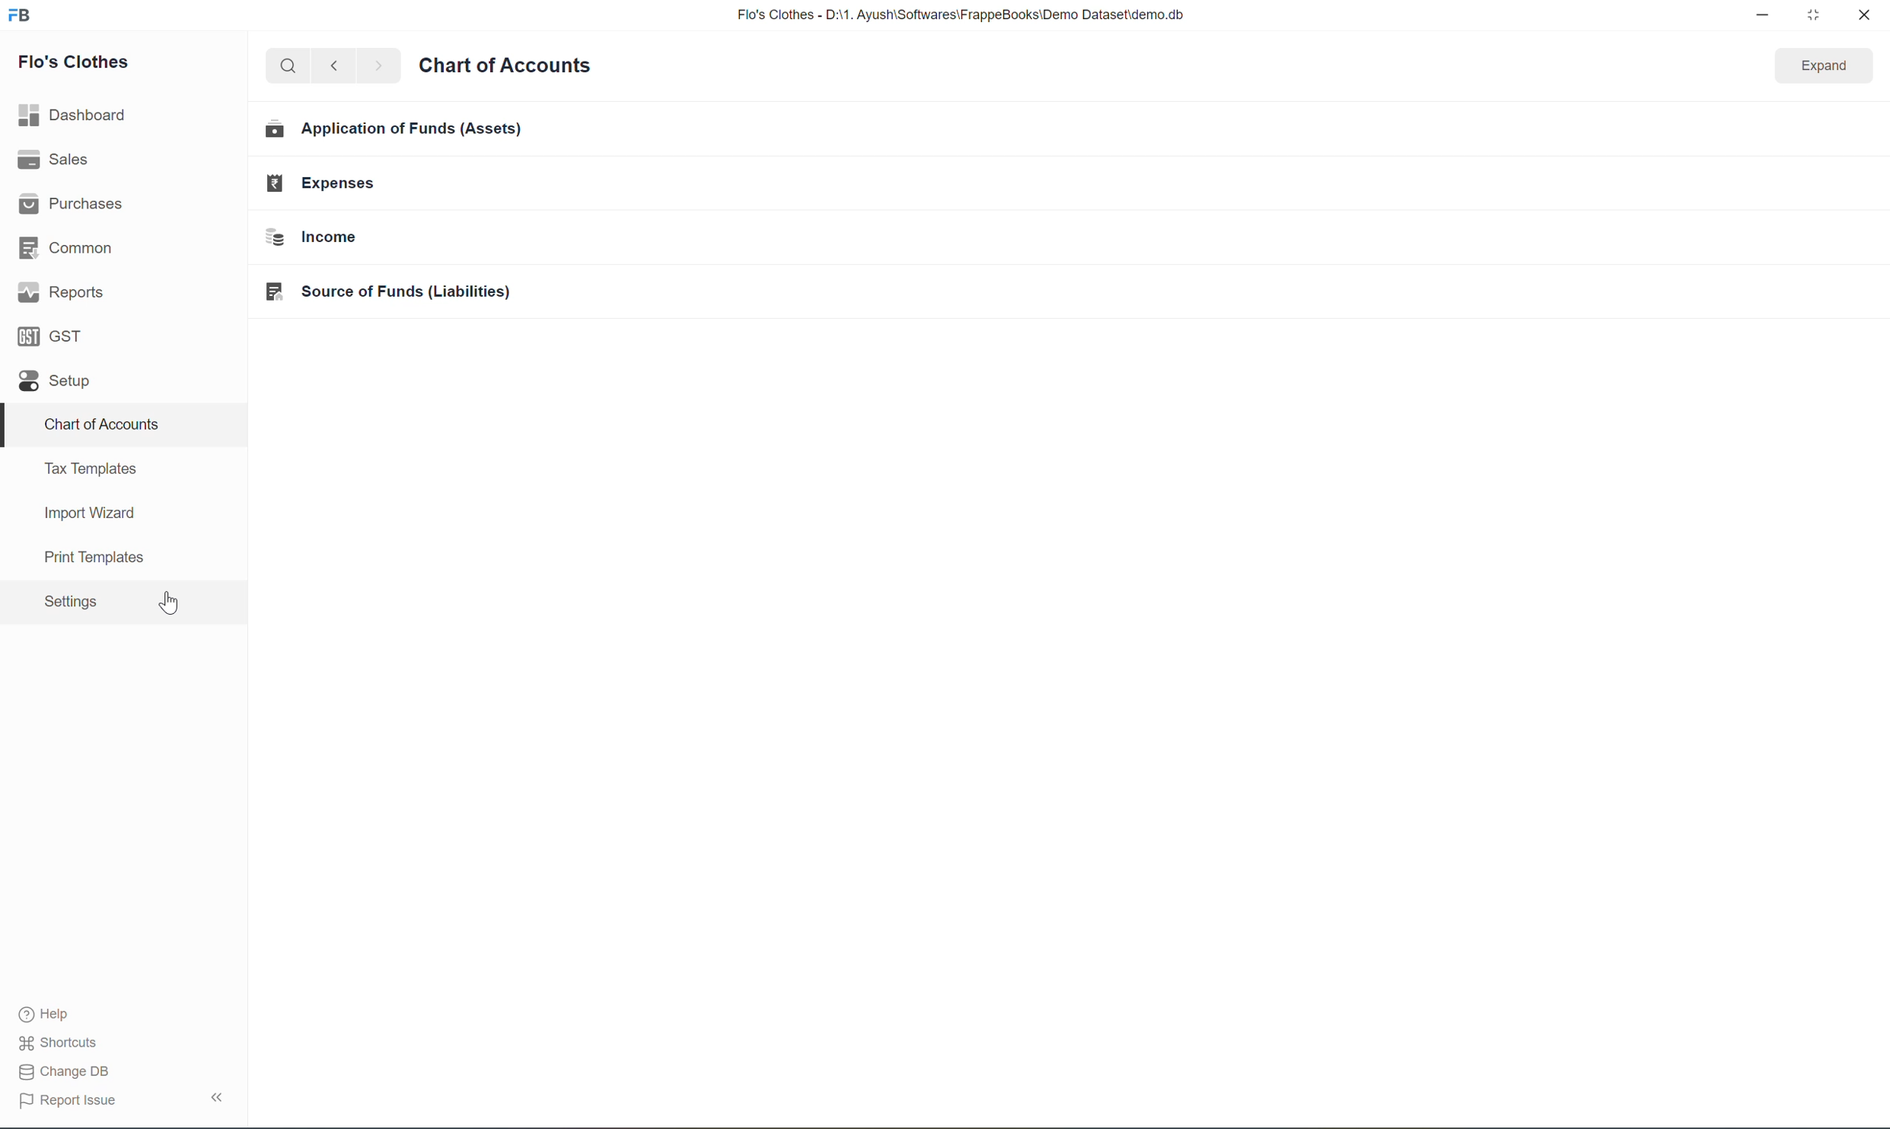 This screenshot has width=1890, height=1129. What do you see at coordinates (1763, 14) in the screenshot?
I see `minimize` at bounding box center [1763, 14].